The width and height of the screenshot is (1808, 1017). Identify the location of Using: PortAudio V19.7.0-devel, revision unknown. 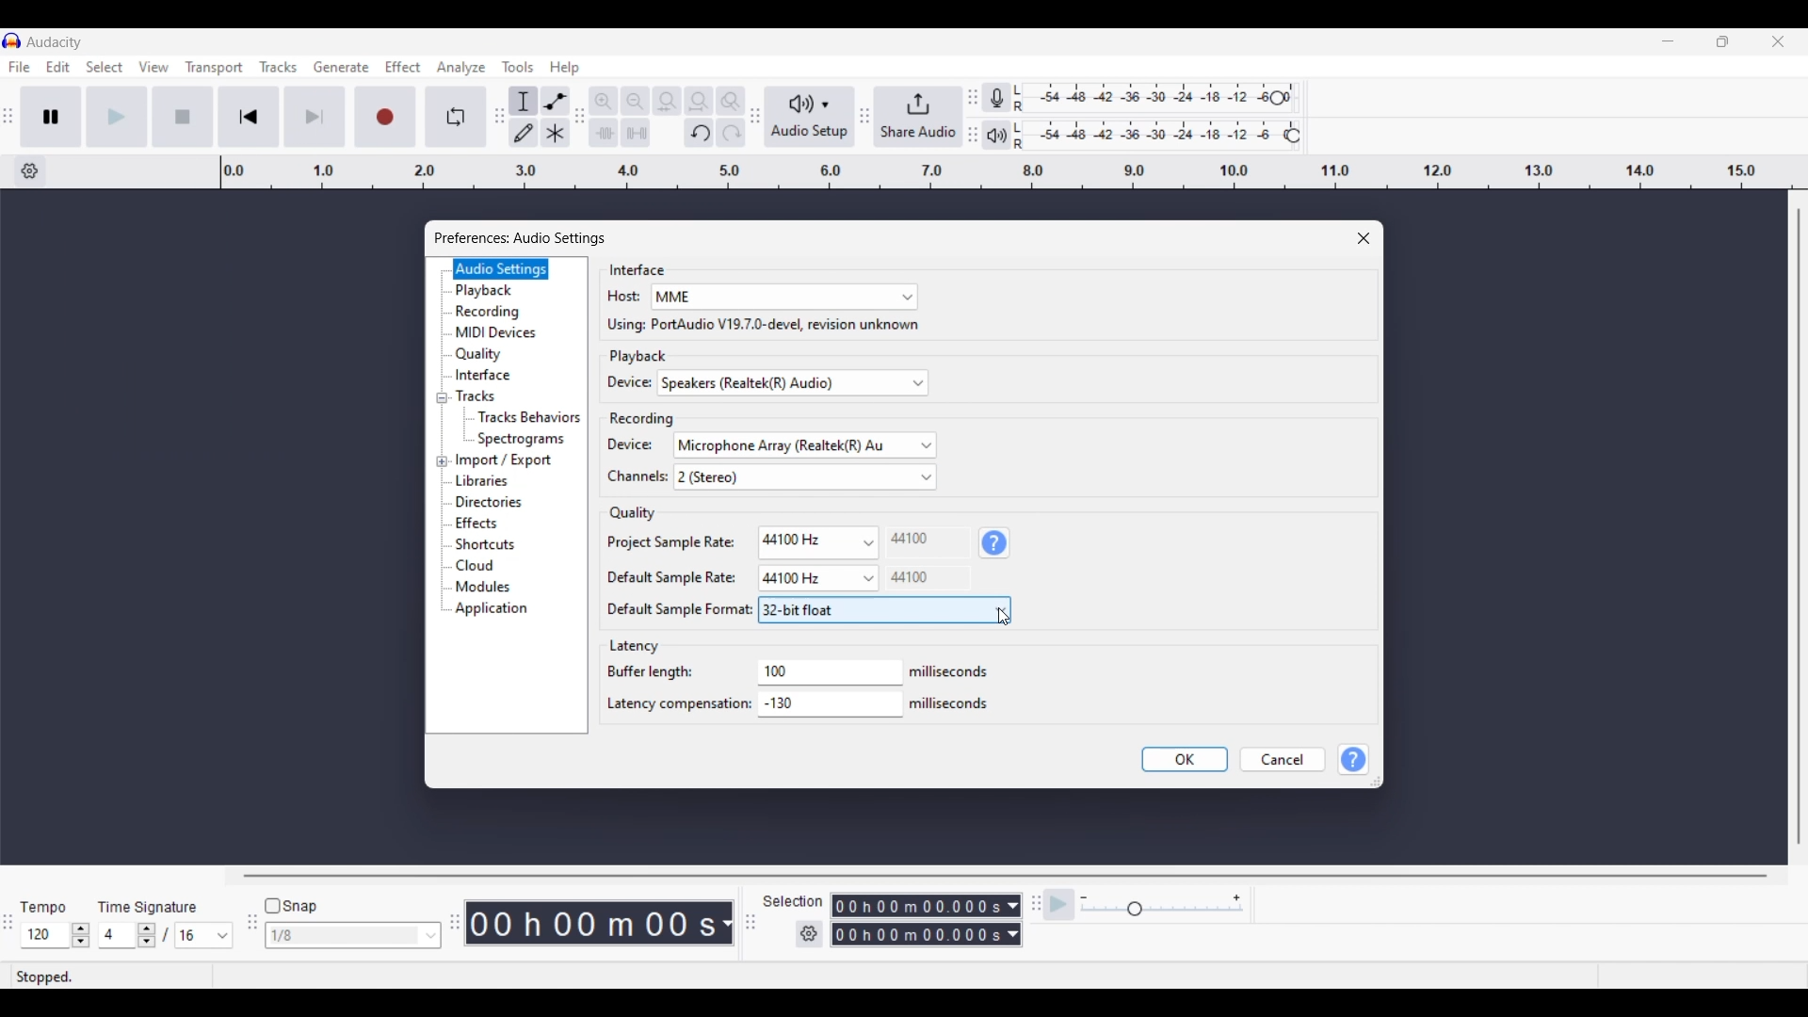
(756, 326).